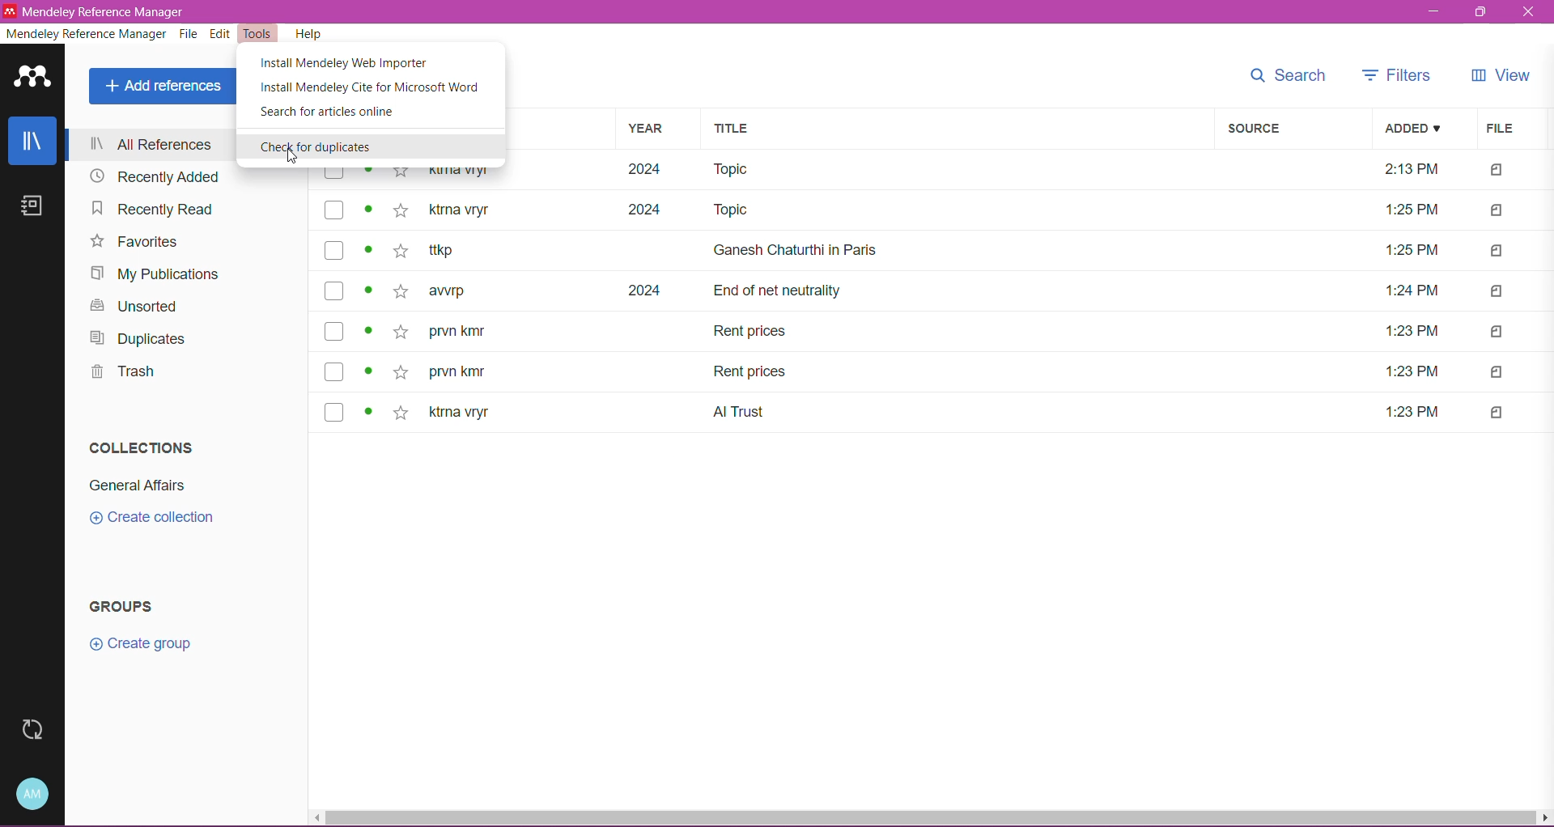 This screenshot has height=827, width=1554. Describe the element at coordinates (1498, 169) in the screenshot. I see `file` at that location.